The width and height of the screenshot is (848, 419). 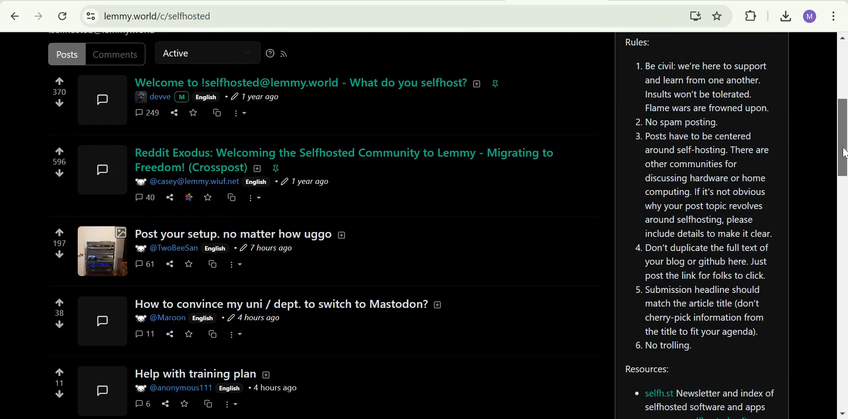 What do you see at coordinates (235, 265) in the screenshot?
I see `More` at bounding box center [235, 265].